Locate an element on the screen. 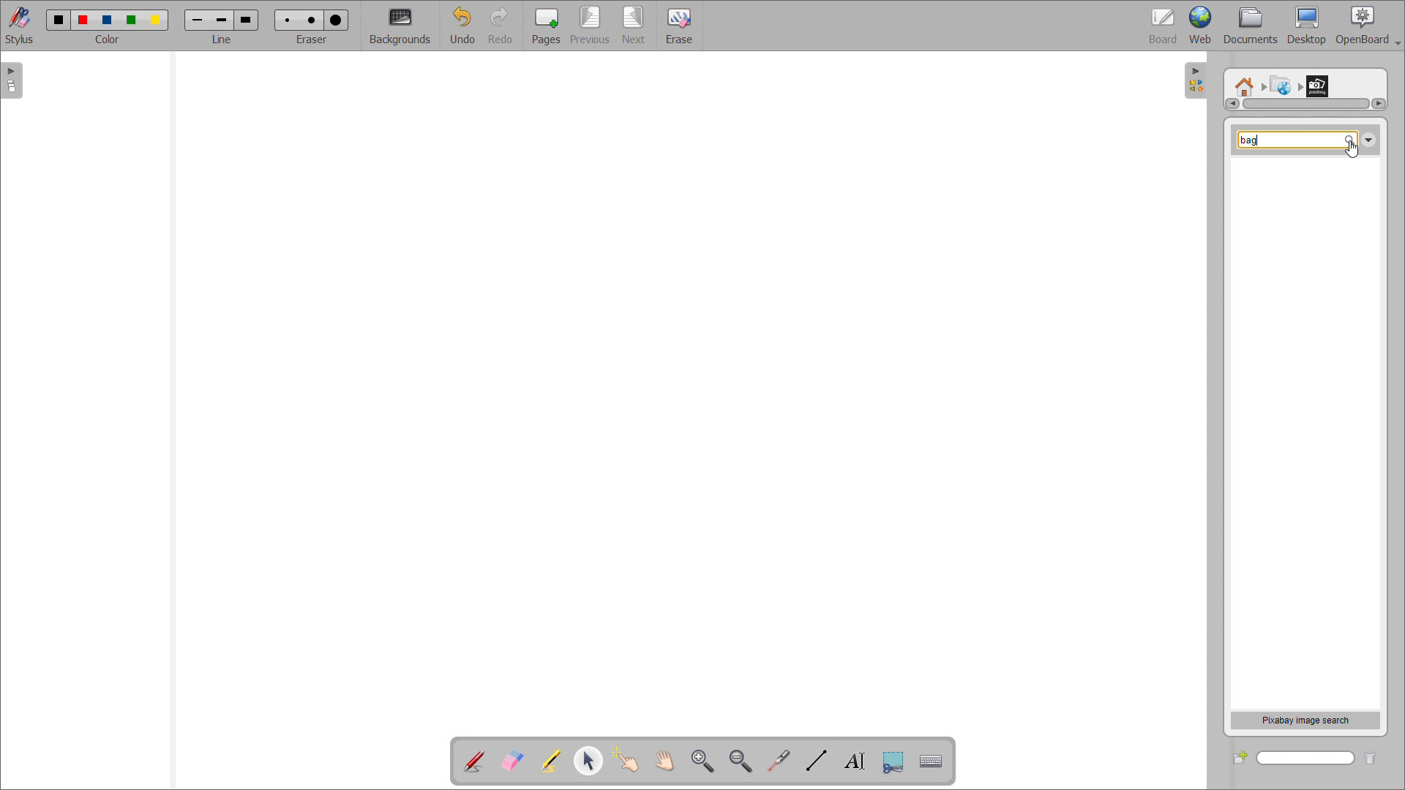  interact with items is located at coordinates (626, 760).